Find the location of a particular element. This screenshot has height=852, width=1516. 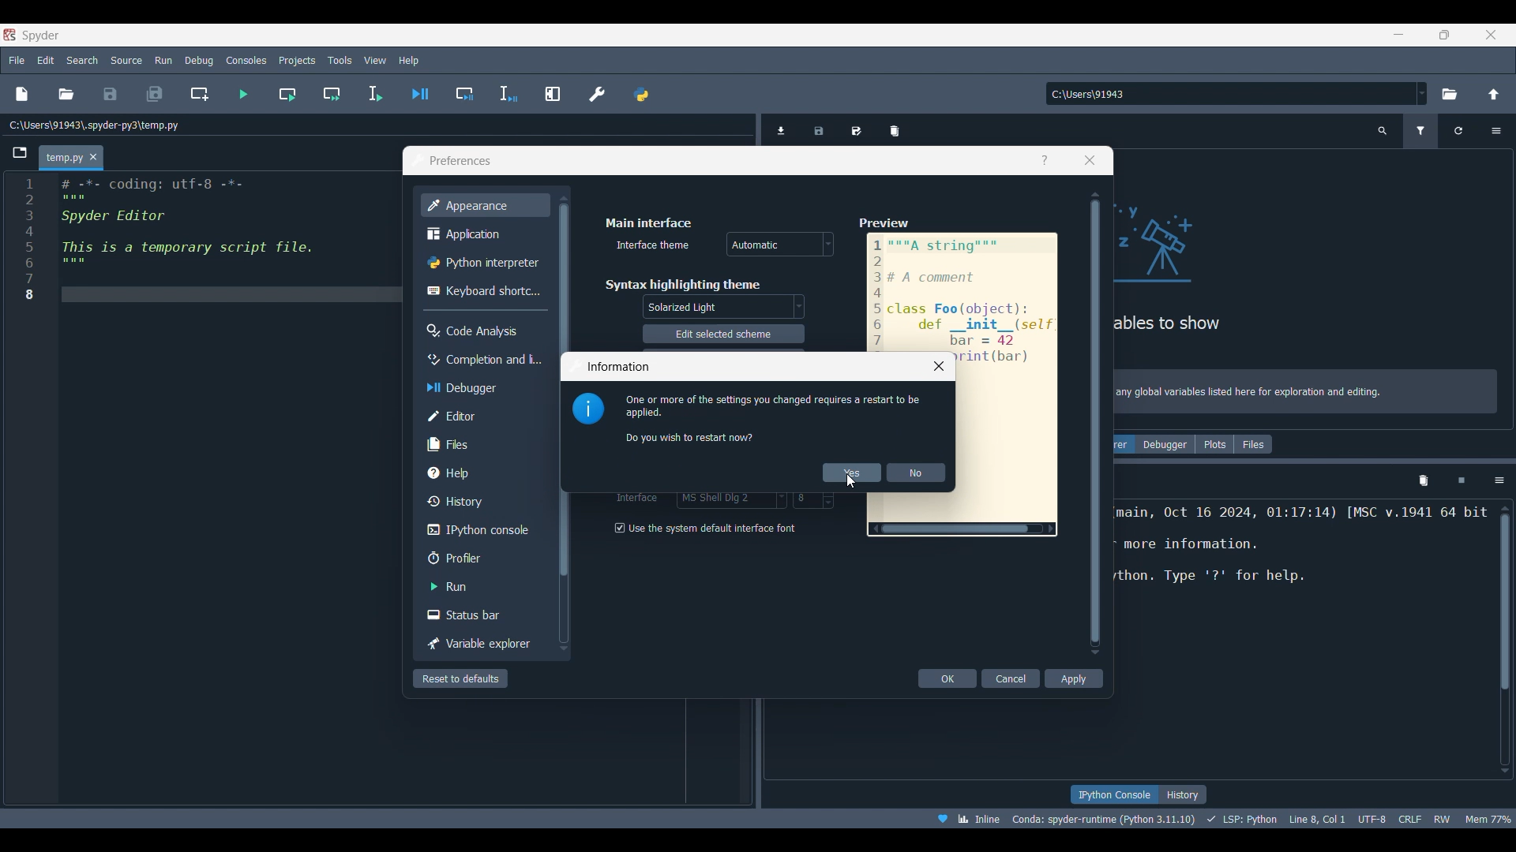

Source menu is located at coordinates (127, 60).